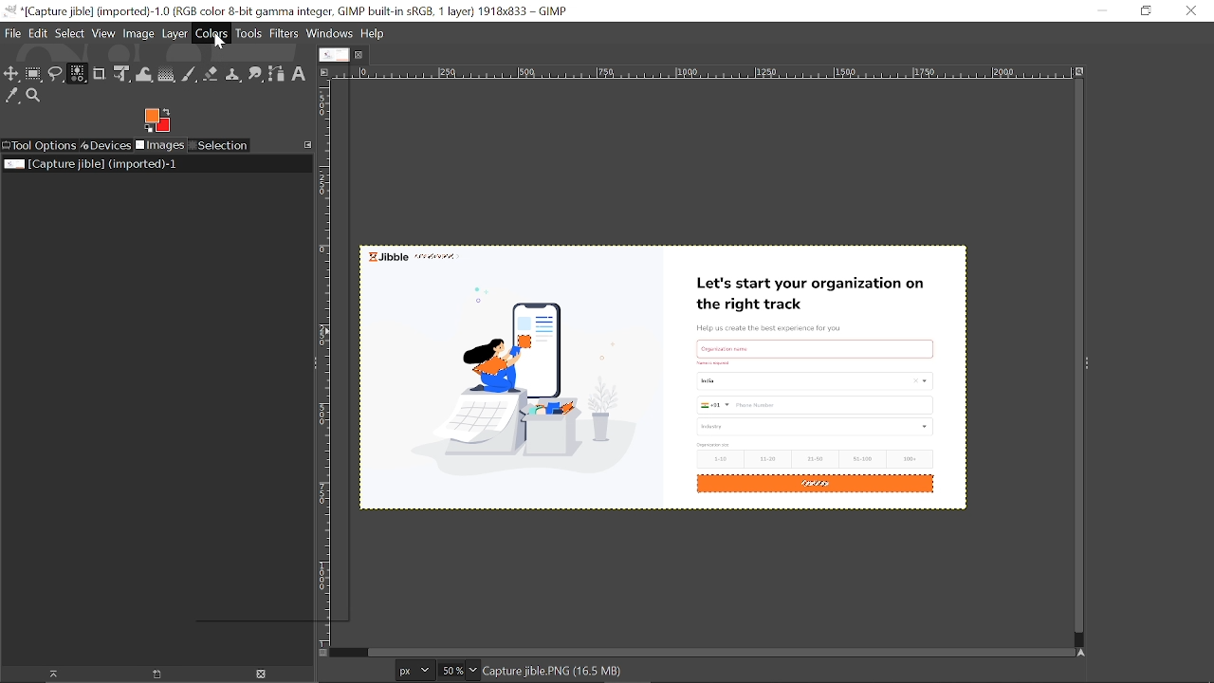  I want to click on Image, so click(139, 34).